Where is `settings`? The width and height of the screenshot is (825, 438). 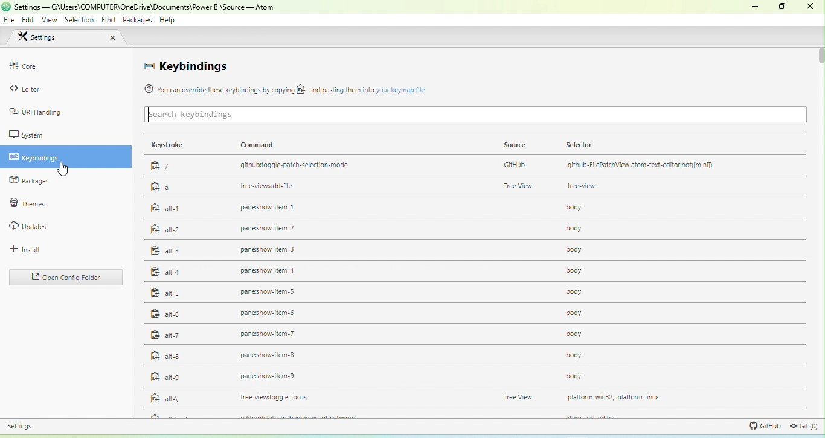
settings is located at coordinates (21, 425).